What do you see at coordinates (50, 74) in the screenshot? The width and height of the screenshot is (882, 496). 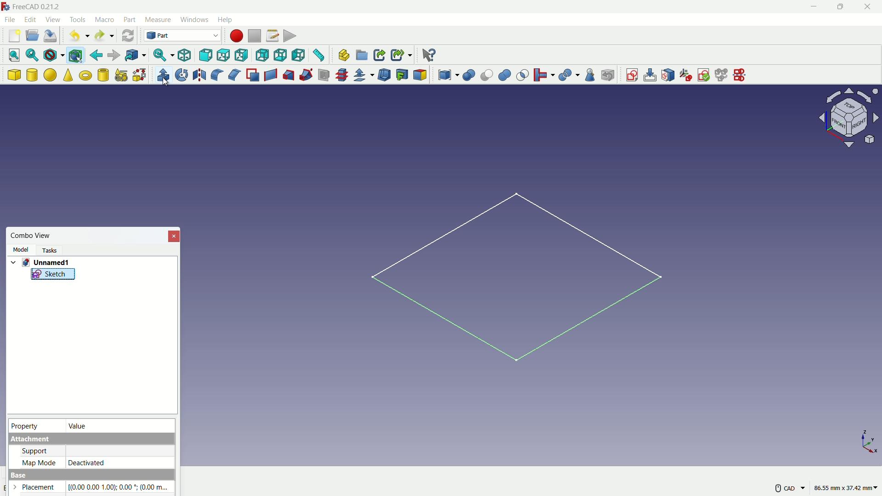 I see `sphere` at bounding box center [50, 74].